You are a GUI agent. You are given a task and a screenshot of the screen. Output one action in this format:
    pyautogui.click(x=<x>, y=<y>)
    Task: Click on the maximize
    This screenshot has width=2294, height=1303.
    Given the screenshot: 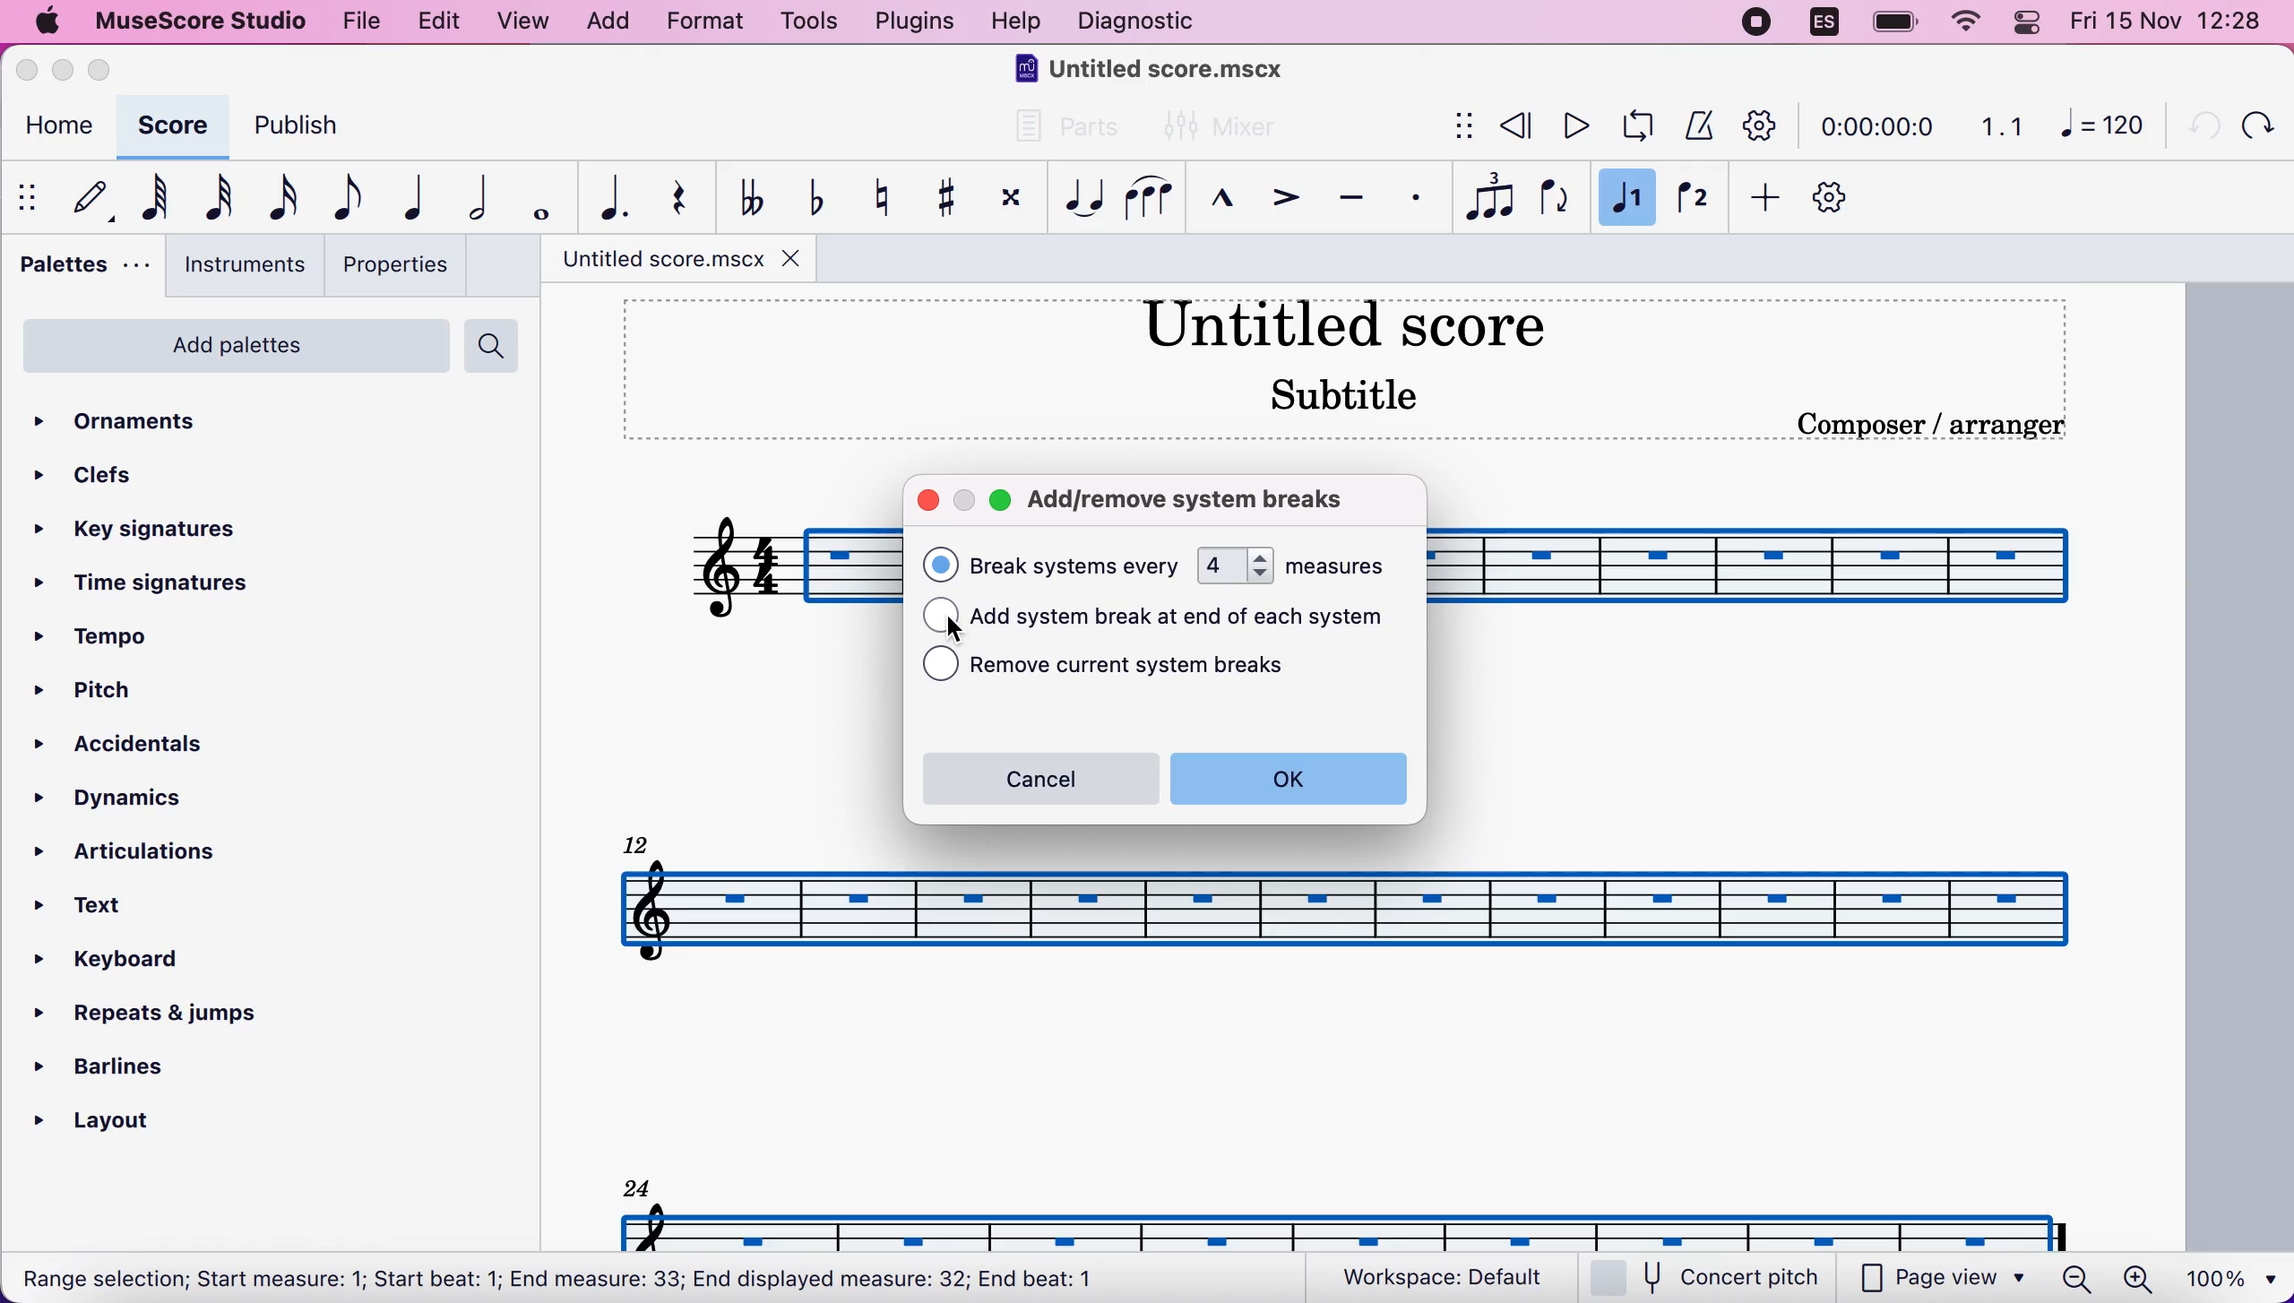 What is the action you would take?
    pyautogui.click(x=106, y=70)
    